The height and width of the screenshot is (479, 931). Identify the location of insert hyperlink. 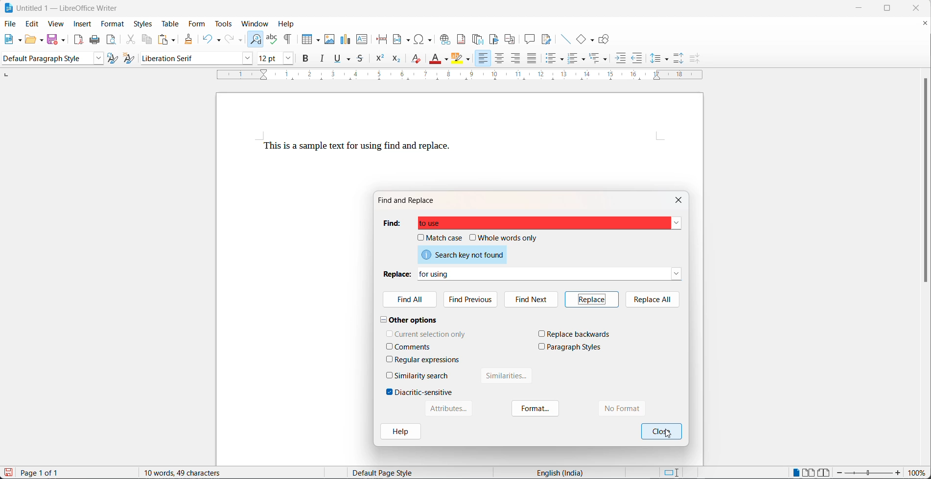
(446, 39).